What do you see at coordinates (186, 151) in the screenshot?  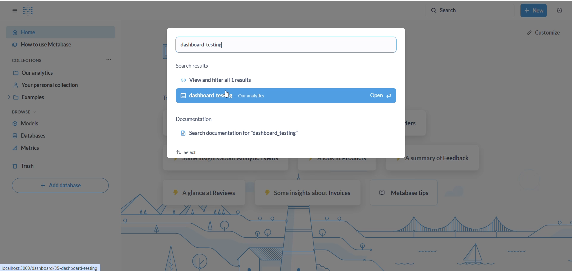 I see `select` at bounding box center [186, 151].